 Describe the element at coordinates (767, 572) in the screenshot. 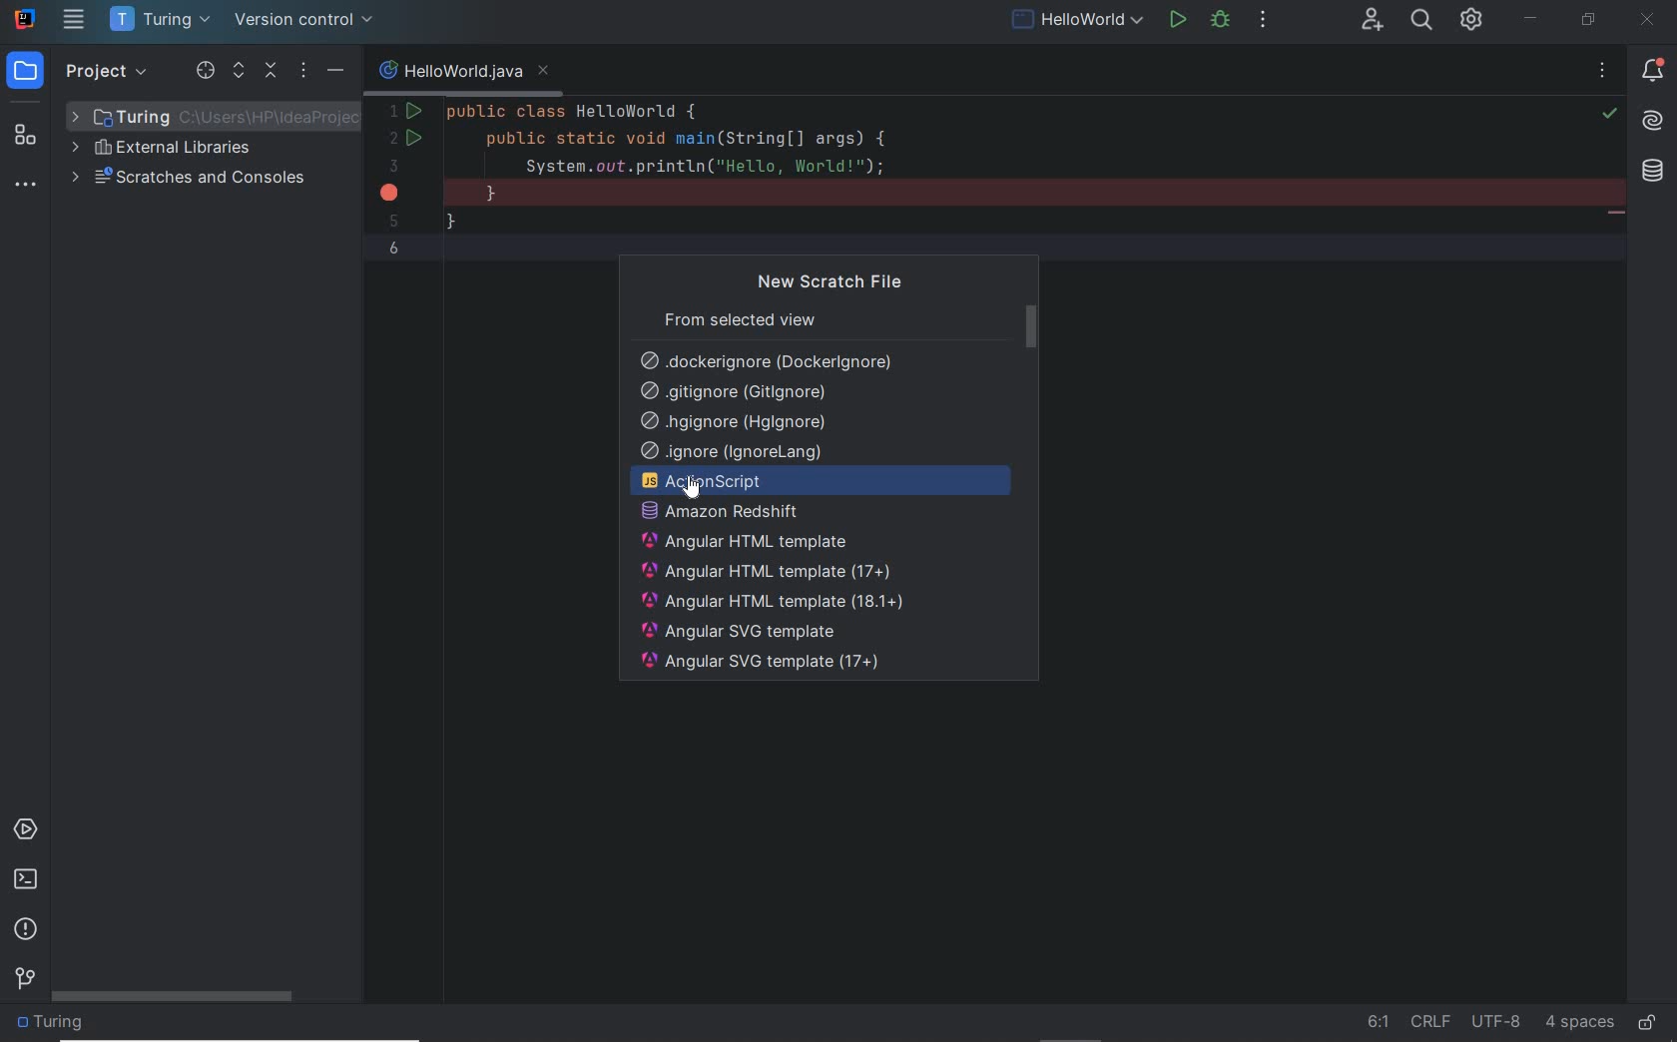

I see `angular html template (17+)` at that location.